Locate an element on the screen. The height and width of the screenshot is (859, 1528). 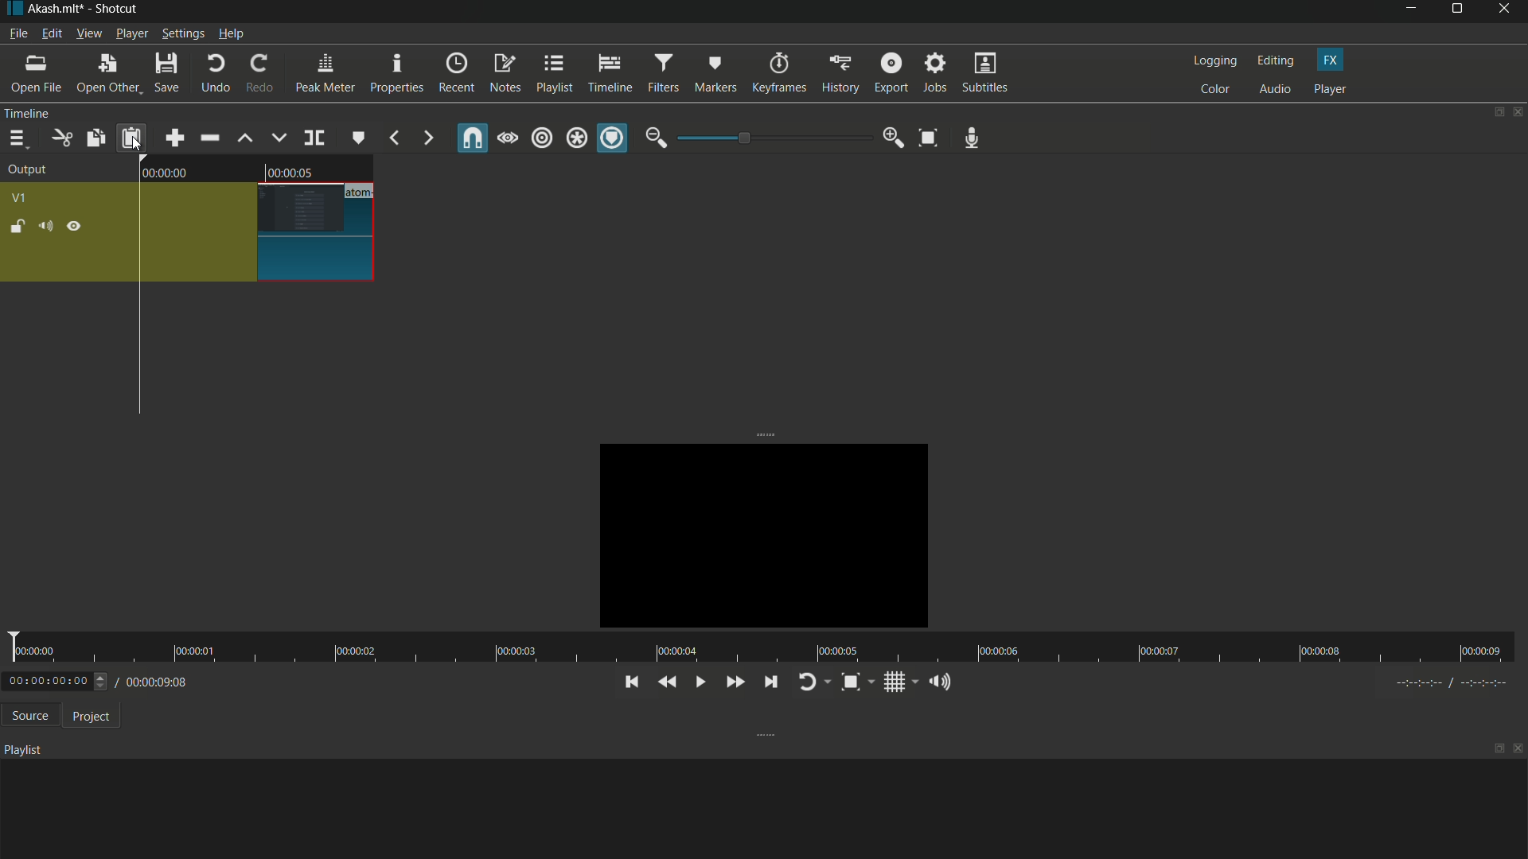
zoom out is located at coordinates (656, 138).